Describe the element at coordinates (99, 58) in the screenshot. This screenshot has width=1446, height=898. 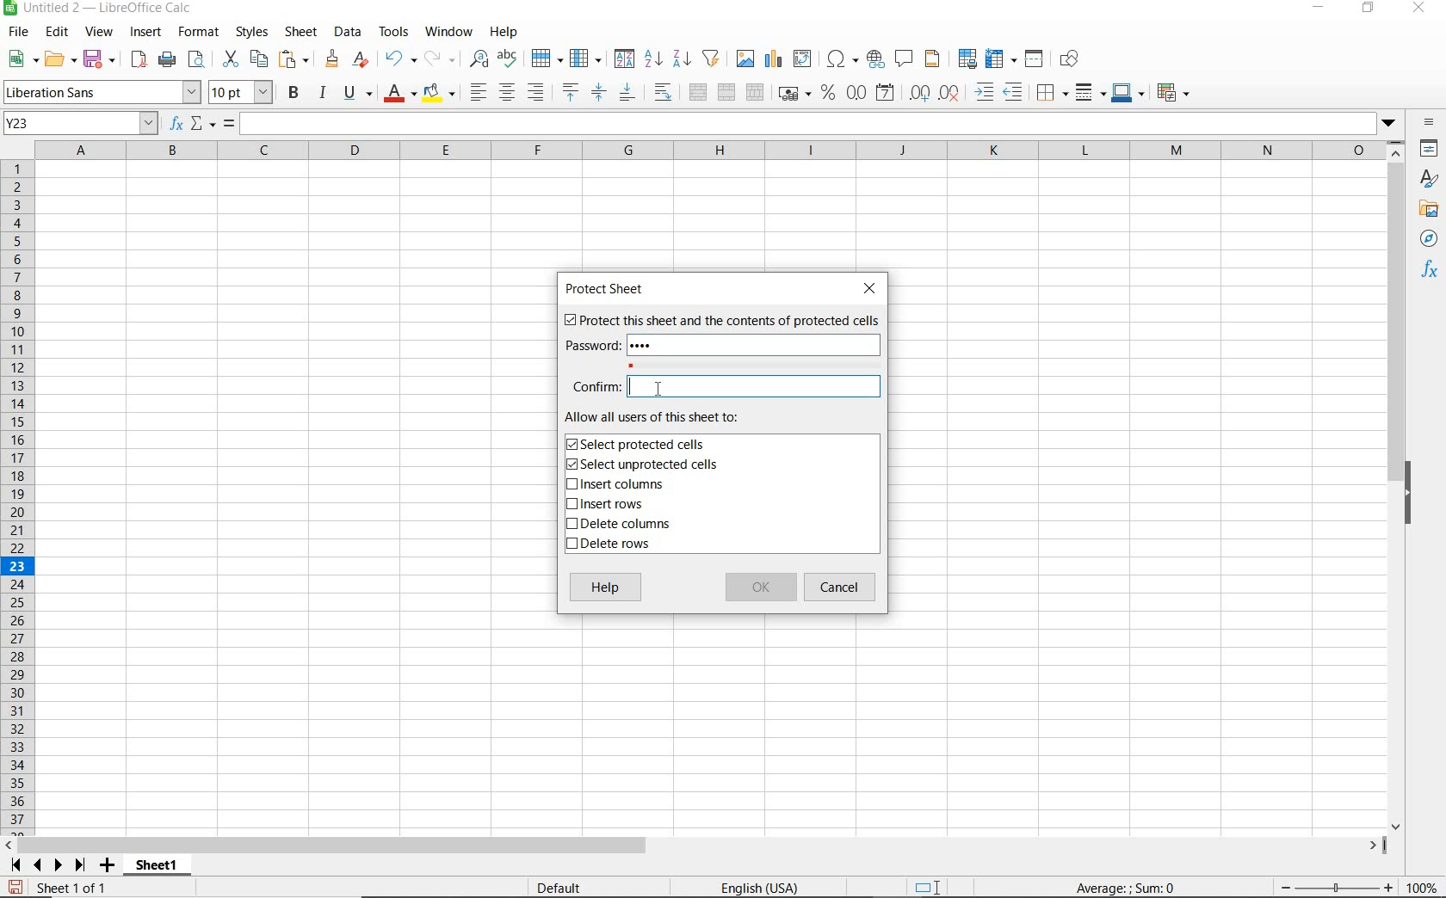
I see `SAVE` at that location.